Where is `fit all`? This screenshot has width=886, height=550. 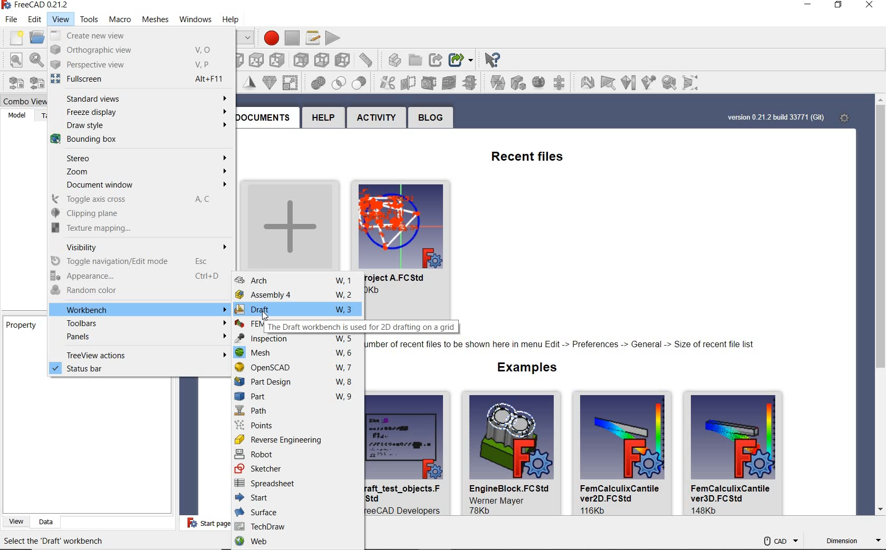 fit all is located at coordinates (13, 60).